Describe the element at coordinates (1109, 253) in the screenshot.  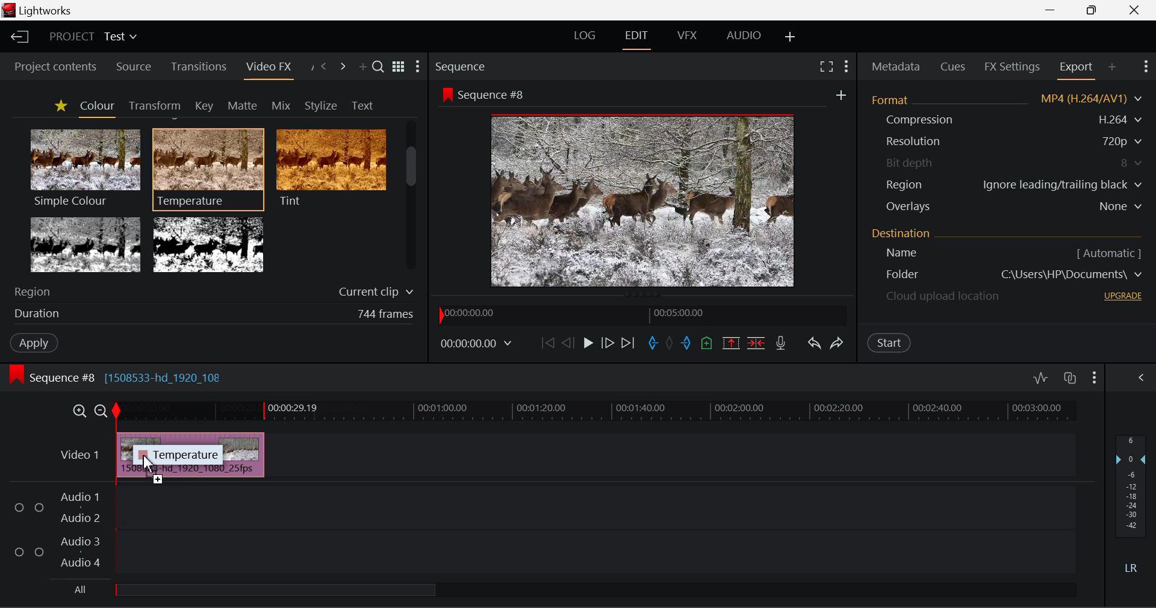
I see `[ Automatic ]` at that location.